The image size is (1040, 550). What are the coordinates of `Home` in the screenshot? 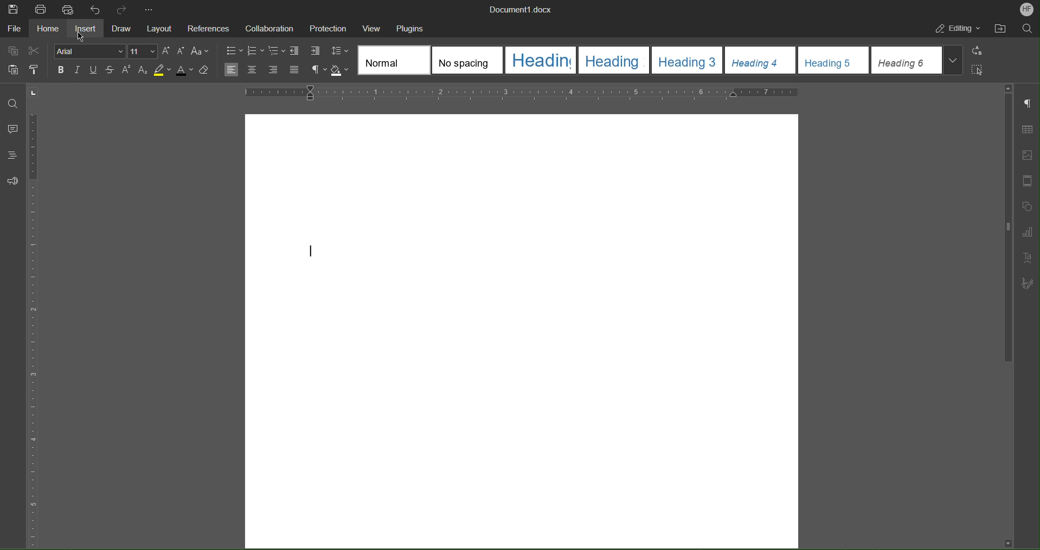 It's located at (47, 27).